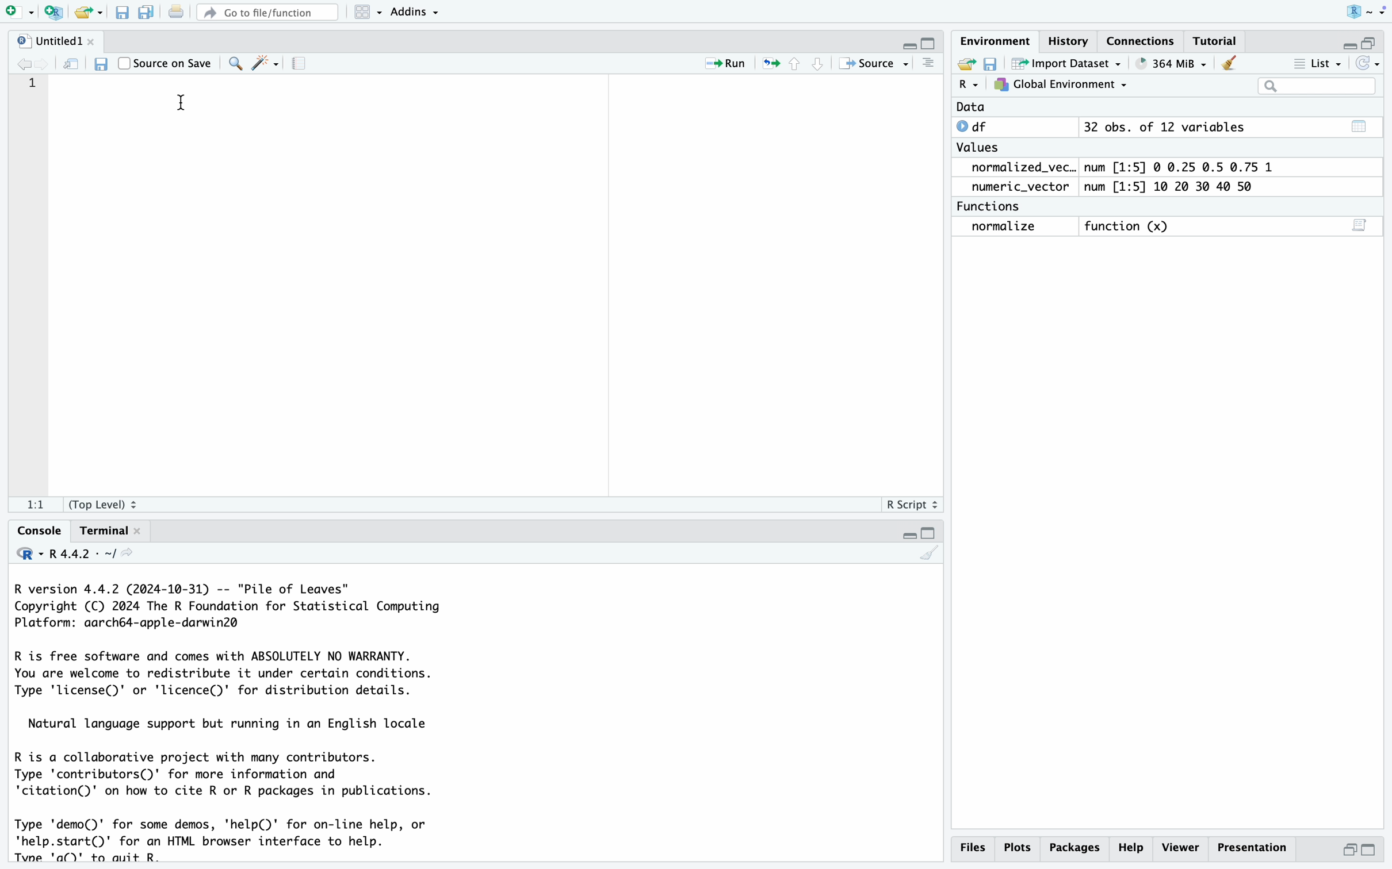  I want to click on Terminal, so click(107, 530).